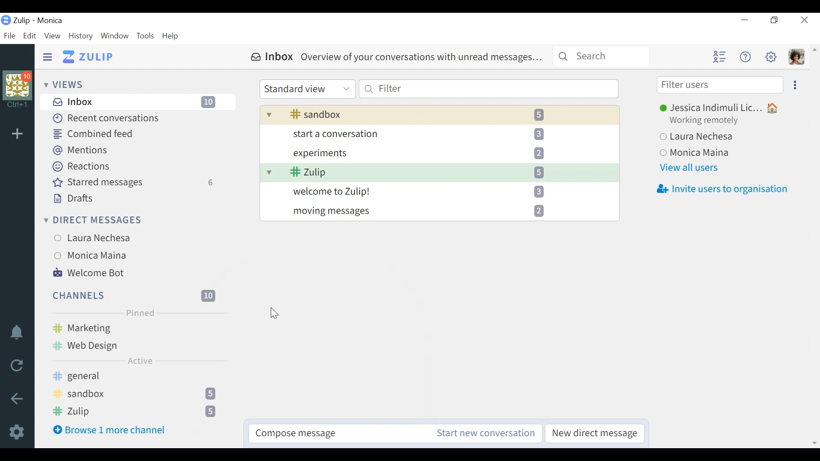 This screenshot has width=820, height=461. Describe the element at coordinates (744, 20) in the screenshot. I see `minimize` at that location.